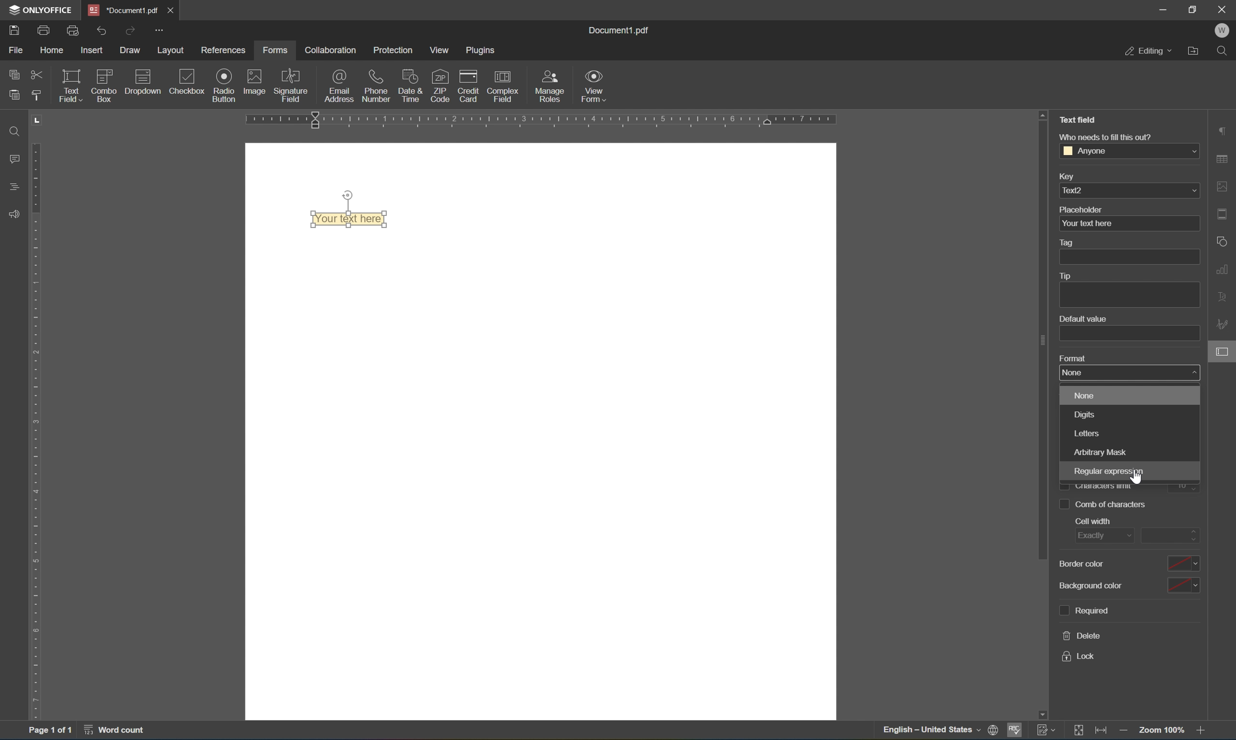 Image resolution: width=1236 pixels, height=740 pixels. Describe the element at coordinates (410, 85) in the screenshot. I see `date & time` at that location.